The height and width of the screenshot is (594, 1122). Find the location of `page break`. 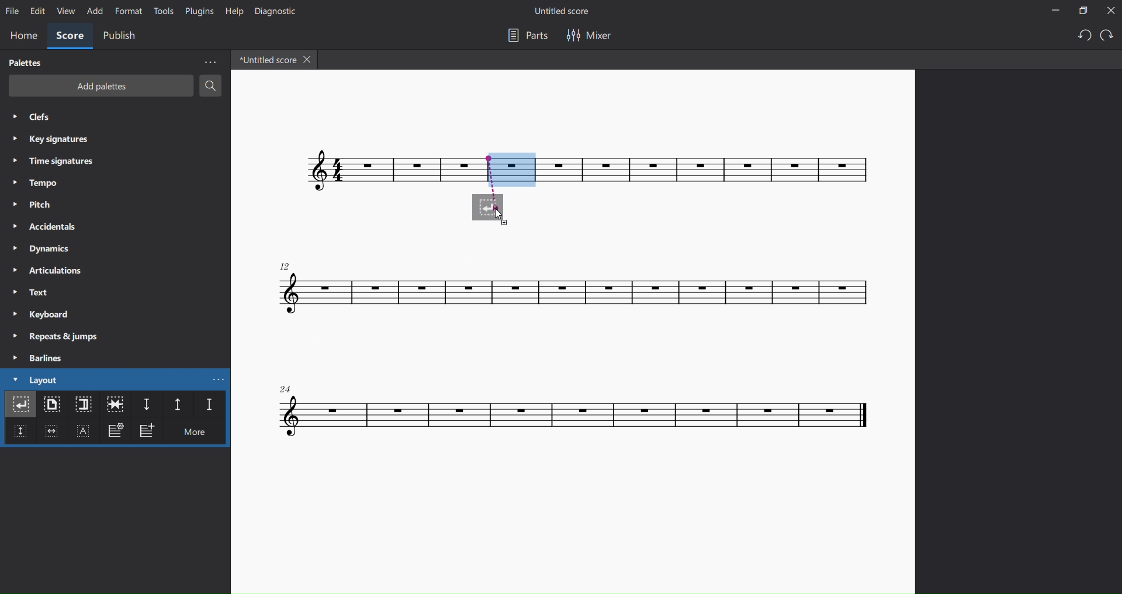

page break is located at coordinates (53, 406).